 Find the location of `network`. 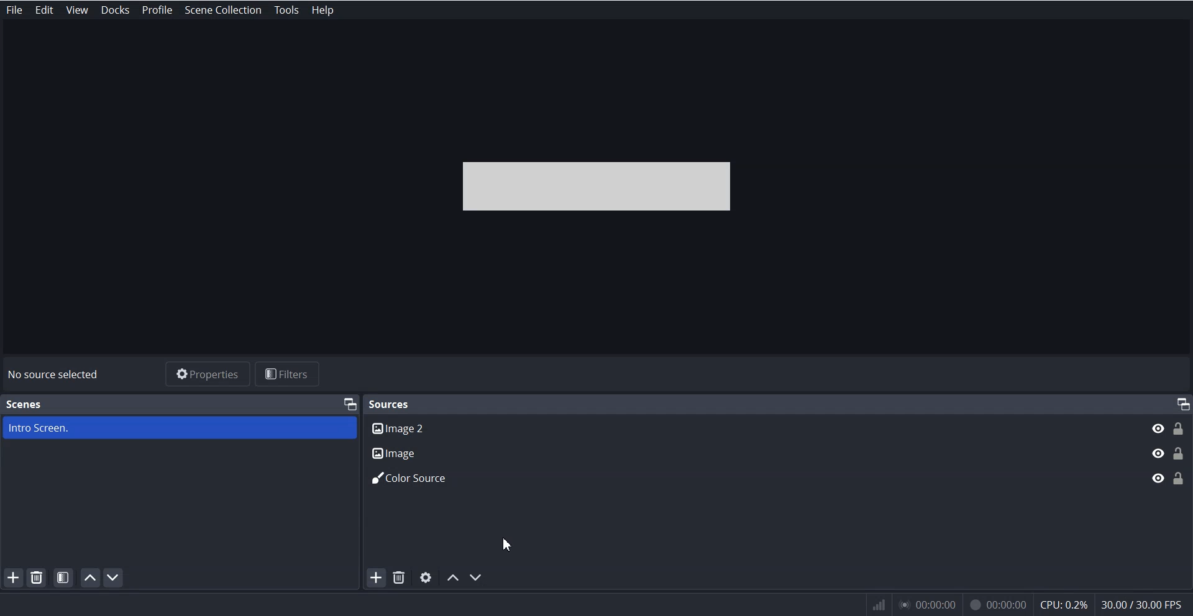

network is located at coordinates (877, 605).